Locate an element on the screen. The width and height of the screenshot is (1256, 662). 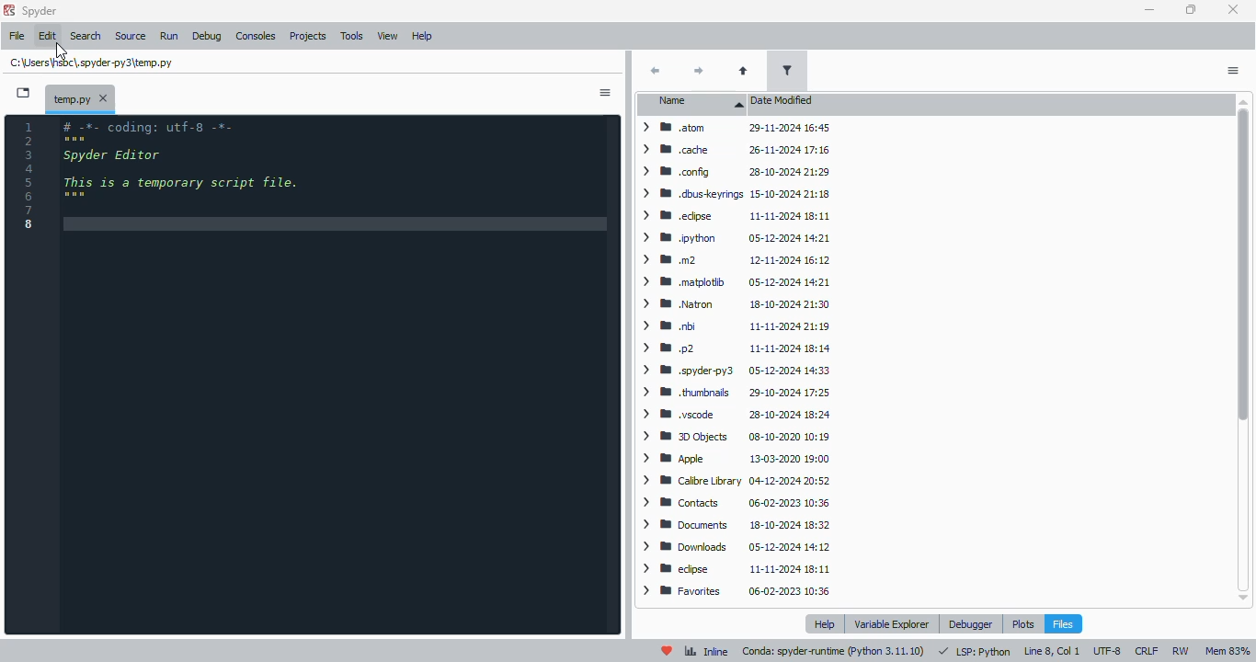
> WM spyderpy3 05-12-2024 14:33 is located at coordinates (735, 371).